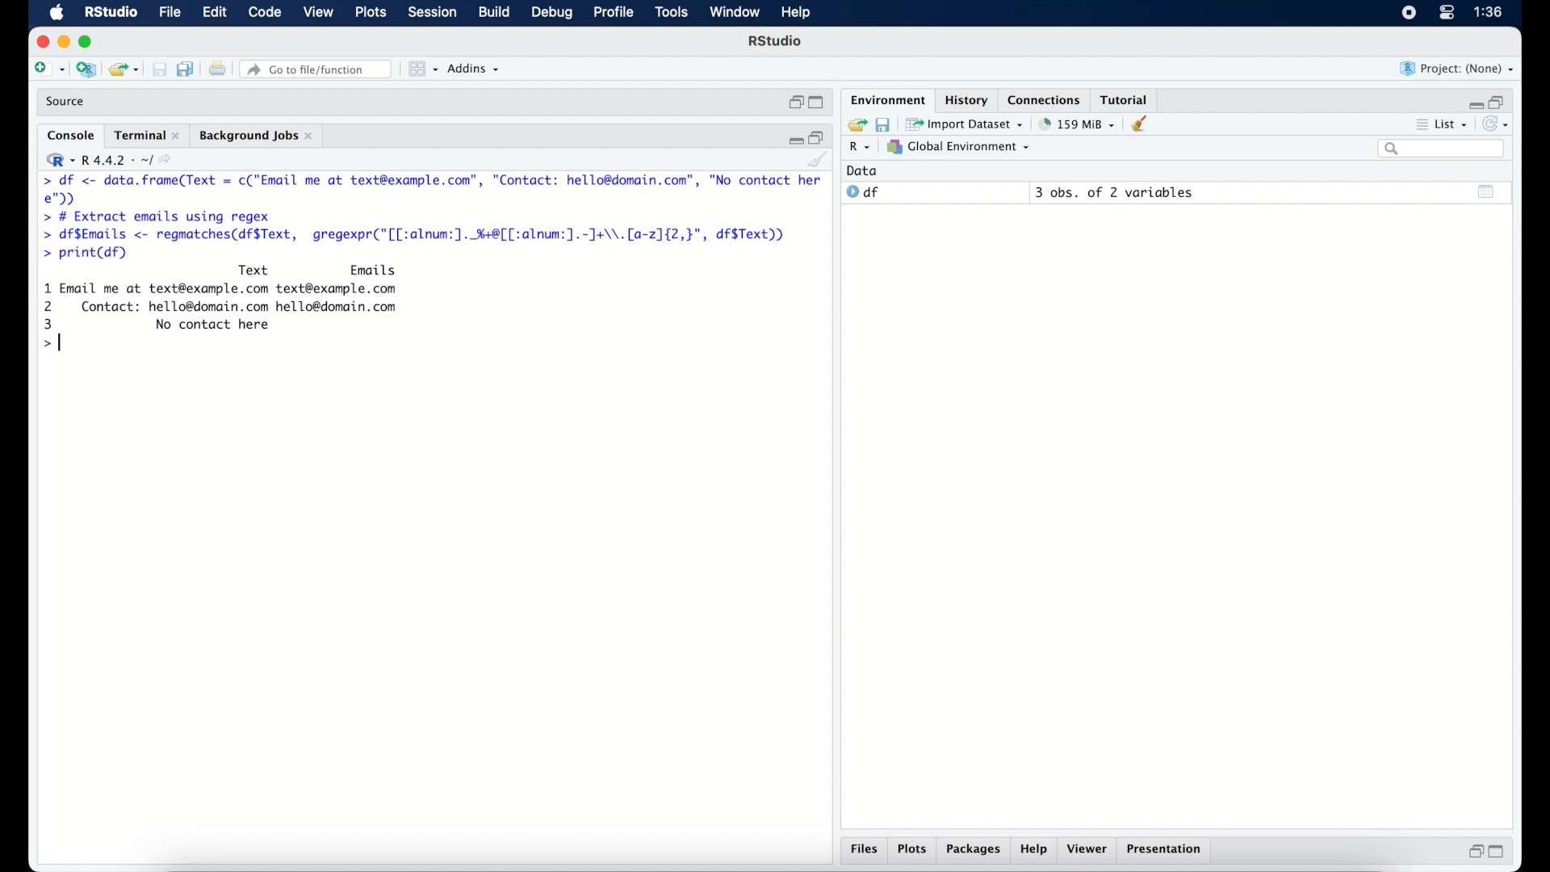  I want to click on minimize, so click(1476, 102).